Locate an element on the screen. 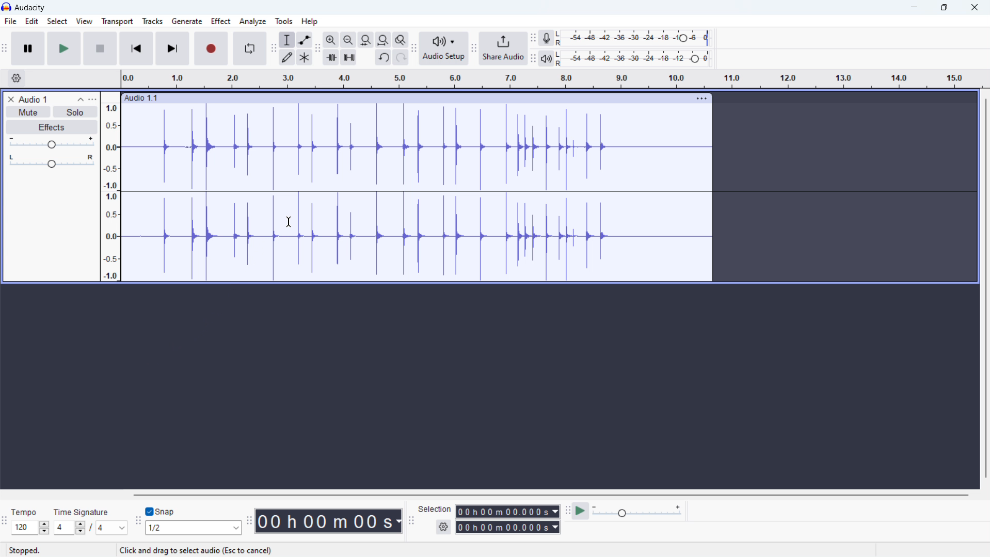  share audio  is located at coordinates (503, 48).